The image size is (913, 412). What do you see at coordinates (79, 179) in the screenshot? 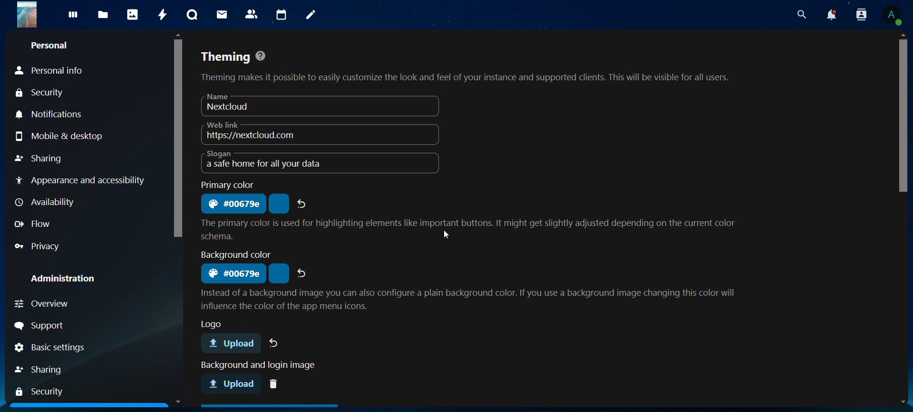
I see `appearance and accessibility` at bounding box center [79, 179].